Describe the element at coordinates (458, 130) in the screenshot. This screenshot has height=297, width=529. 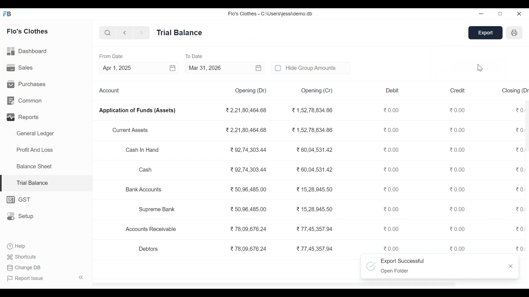
I see `0.00` at that location.